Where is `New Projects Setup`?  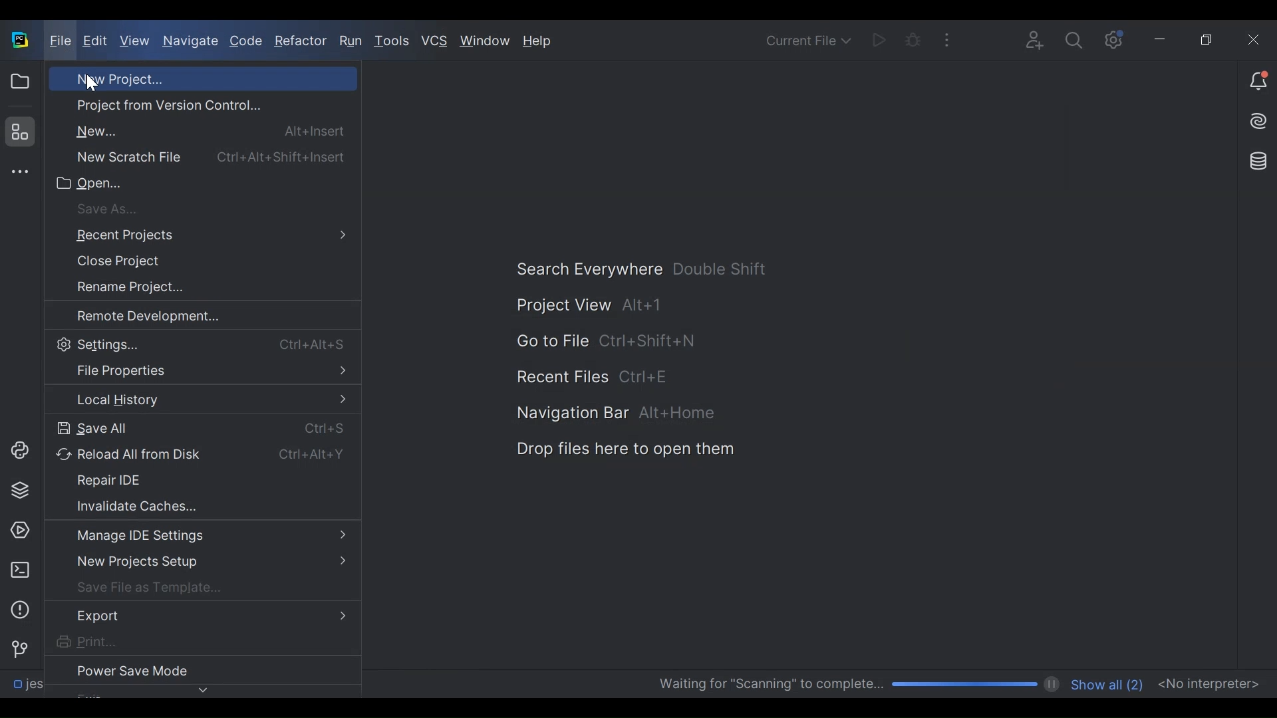 New Projects Setup is located at coordinates (199, 562).